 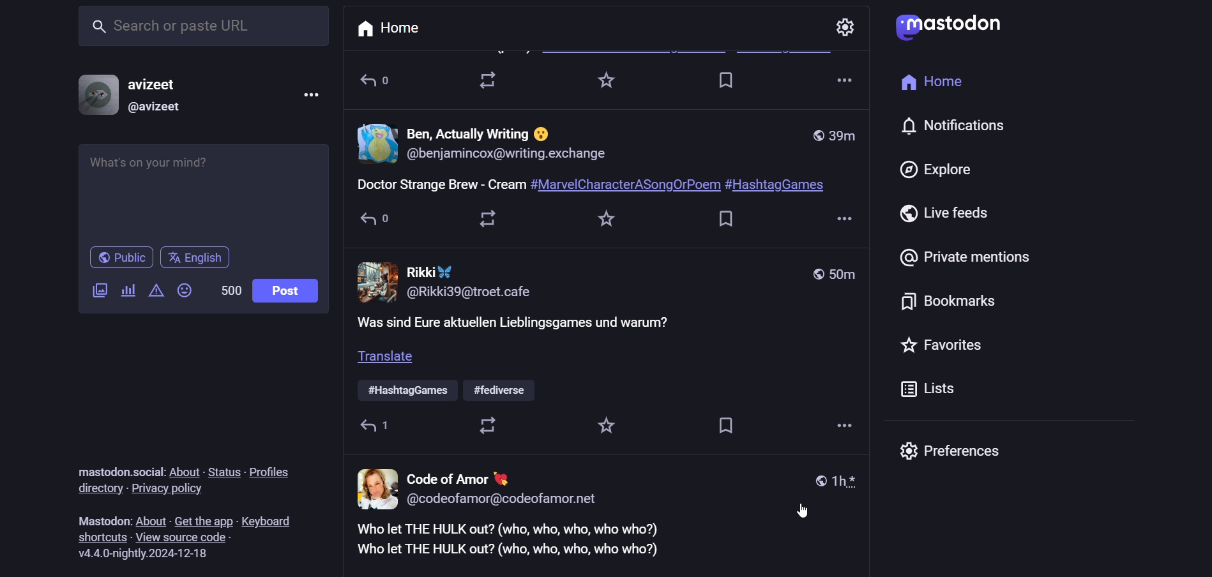 I want to click on about, so click(x=151, y=518).